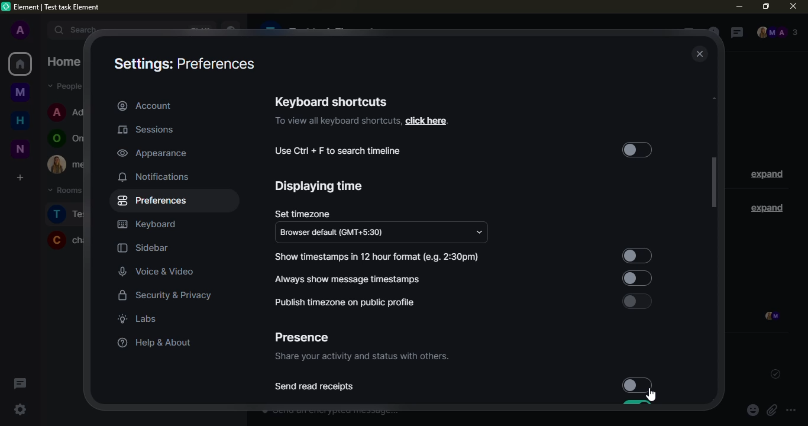 The width and height of the screenshot is (808, 426). Describe the element at coordinates (301, 338) in the screenshot. I see `presence` at that location.